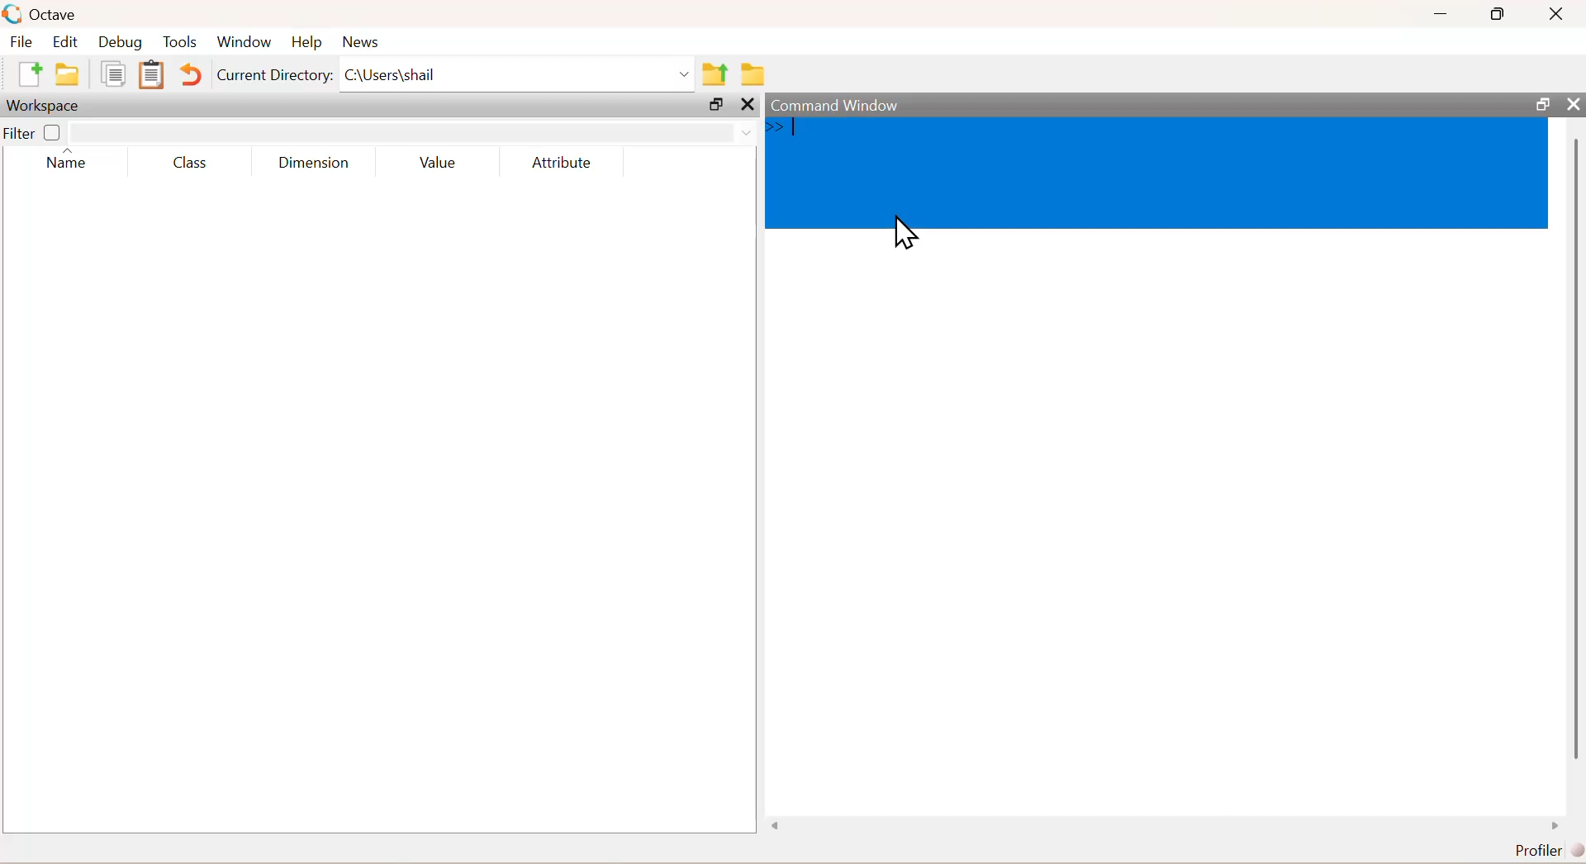 The height and width of the screenshot is (864, 1586). What do you see at coordinates (686, 74) in the screenshot?
I see `Drop-down ` at bounding box center [686, 74].